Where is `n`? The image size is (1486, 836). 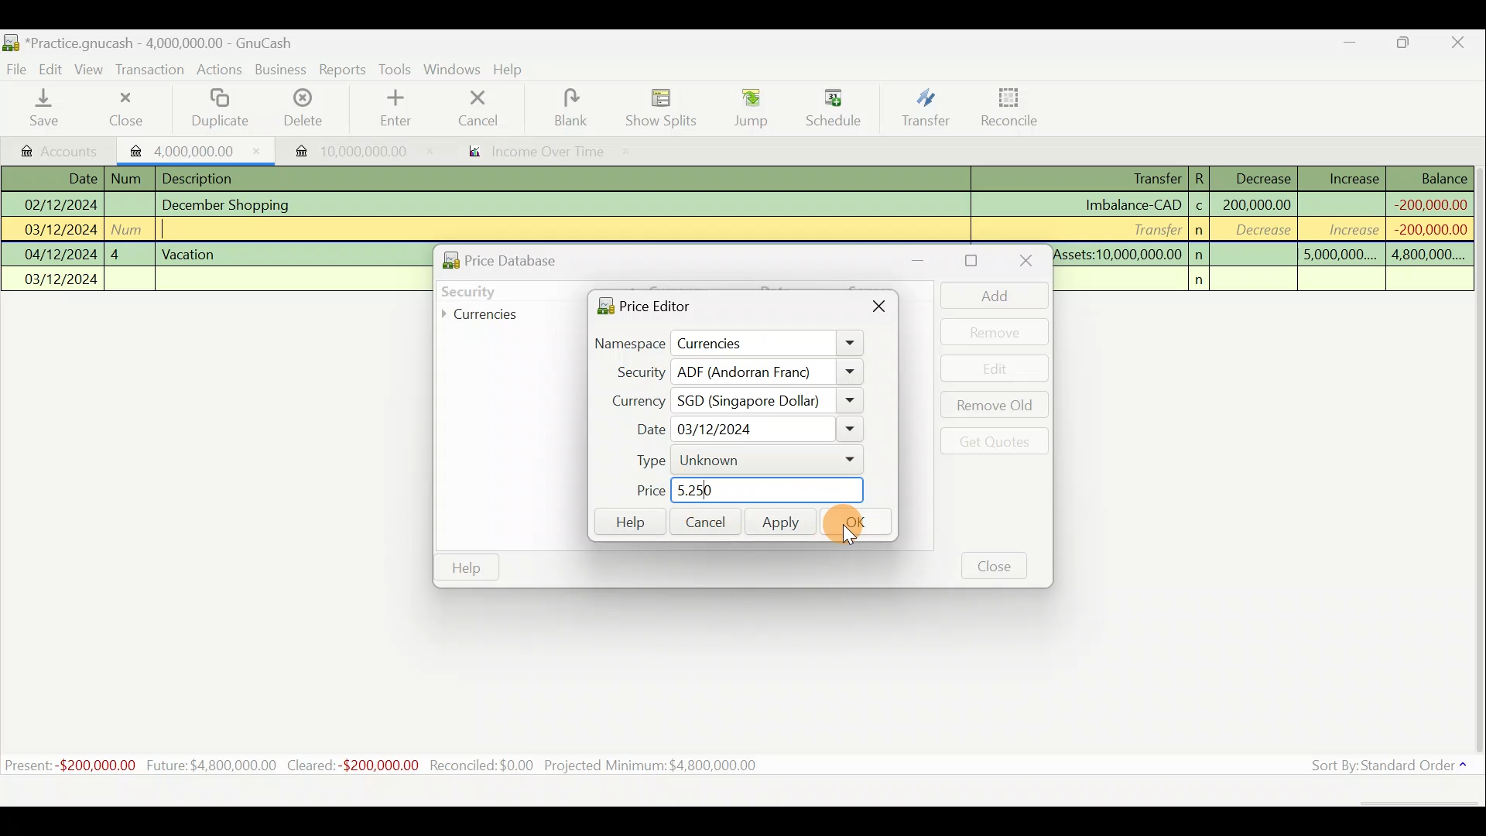
n is located at coordinates (1201, 231).